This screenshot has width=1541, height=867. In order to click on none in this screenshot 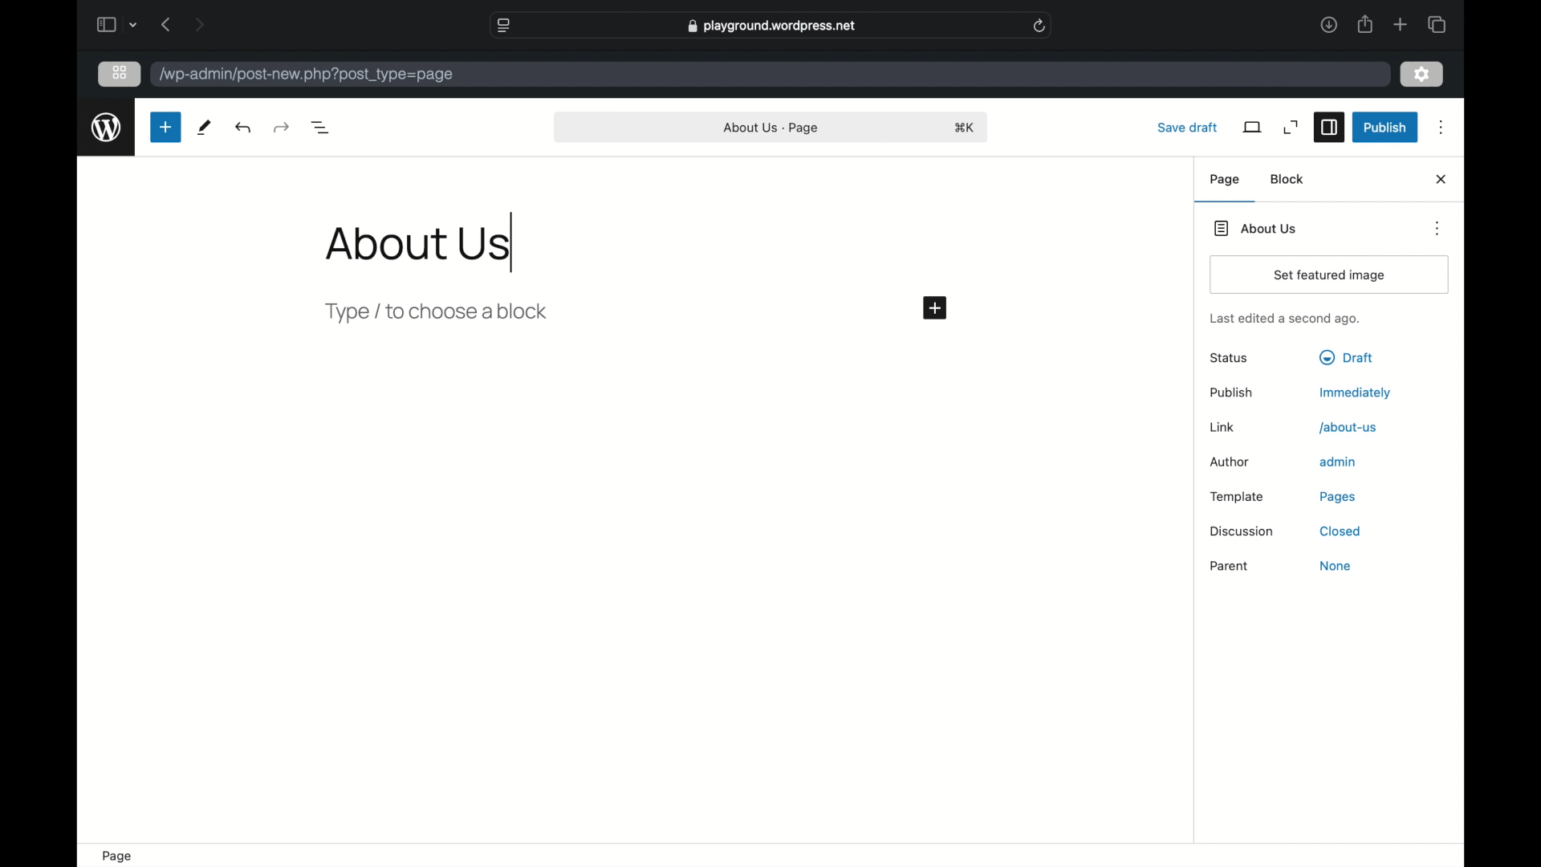, I will do `click(1335, 566)`.